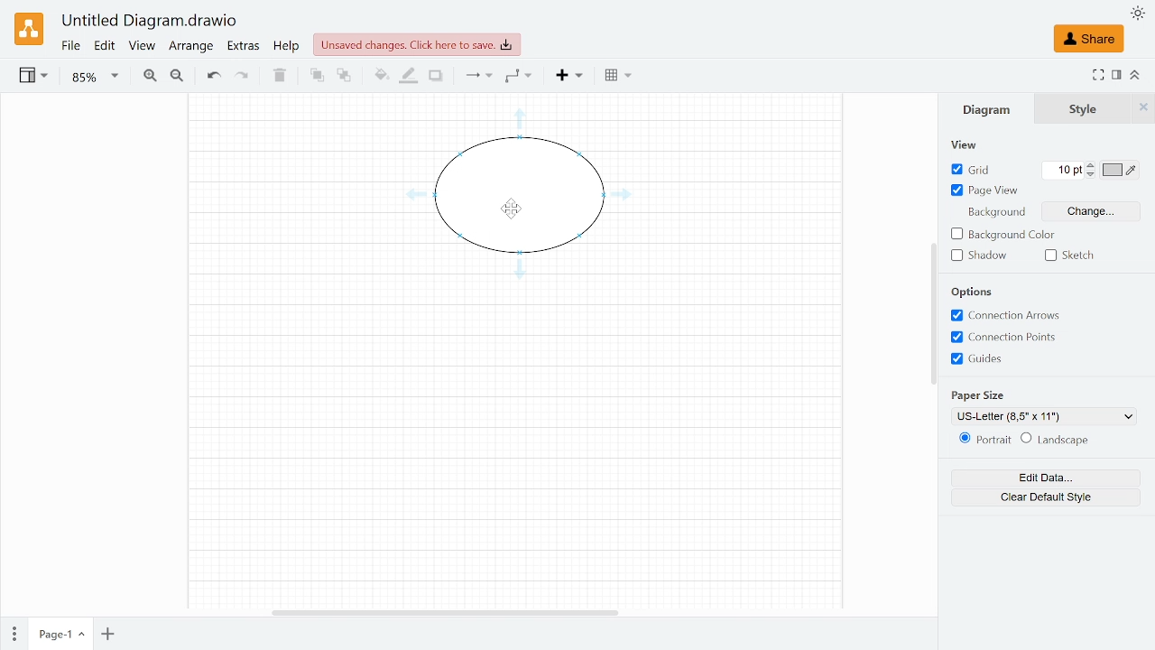  What do you see at coordinates (1043, 415) in the screenshot?
I see `Current paper size(US-Letter(8,5*11)` at bounding box center [1043, 415].